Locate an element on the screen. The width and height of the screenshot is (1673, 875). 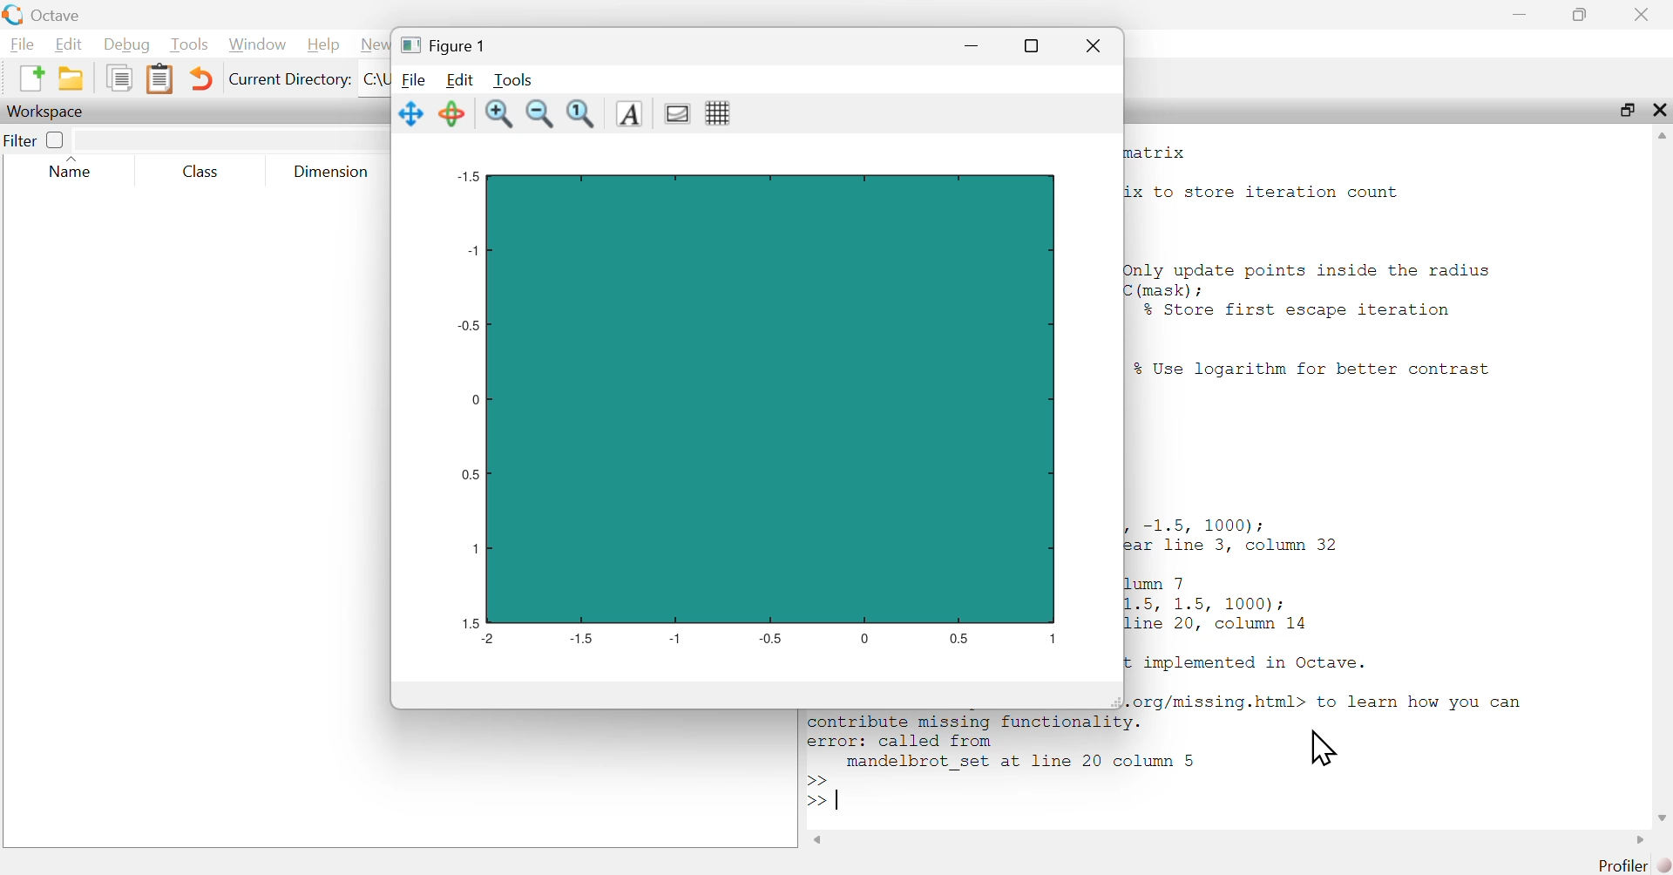
pan is located at coordinates (410, 114).